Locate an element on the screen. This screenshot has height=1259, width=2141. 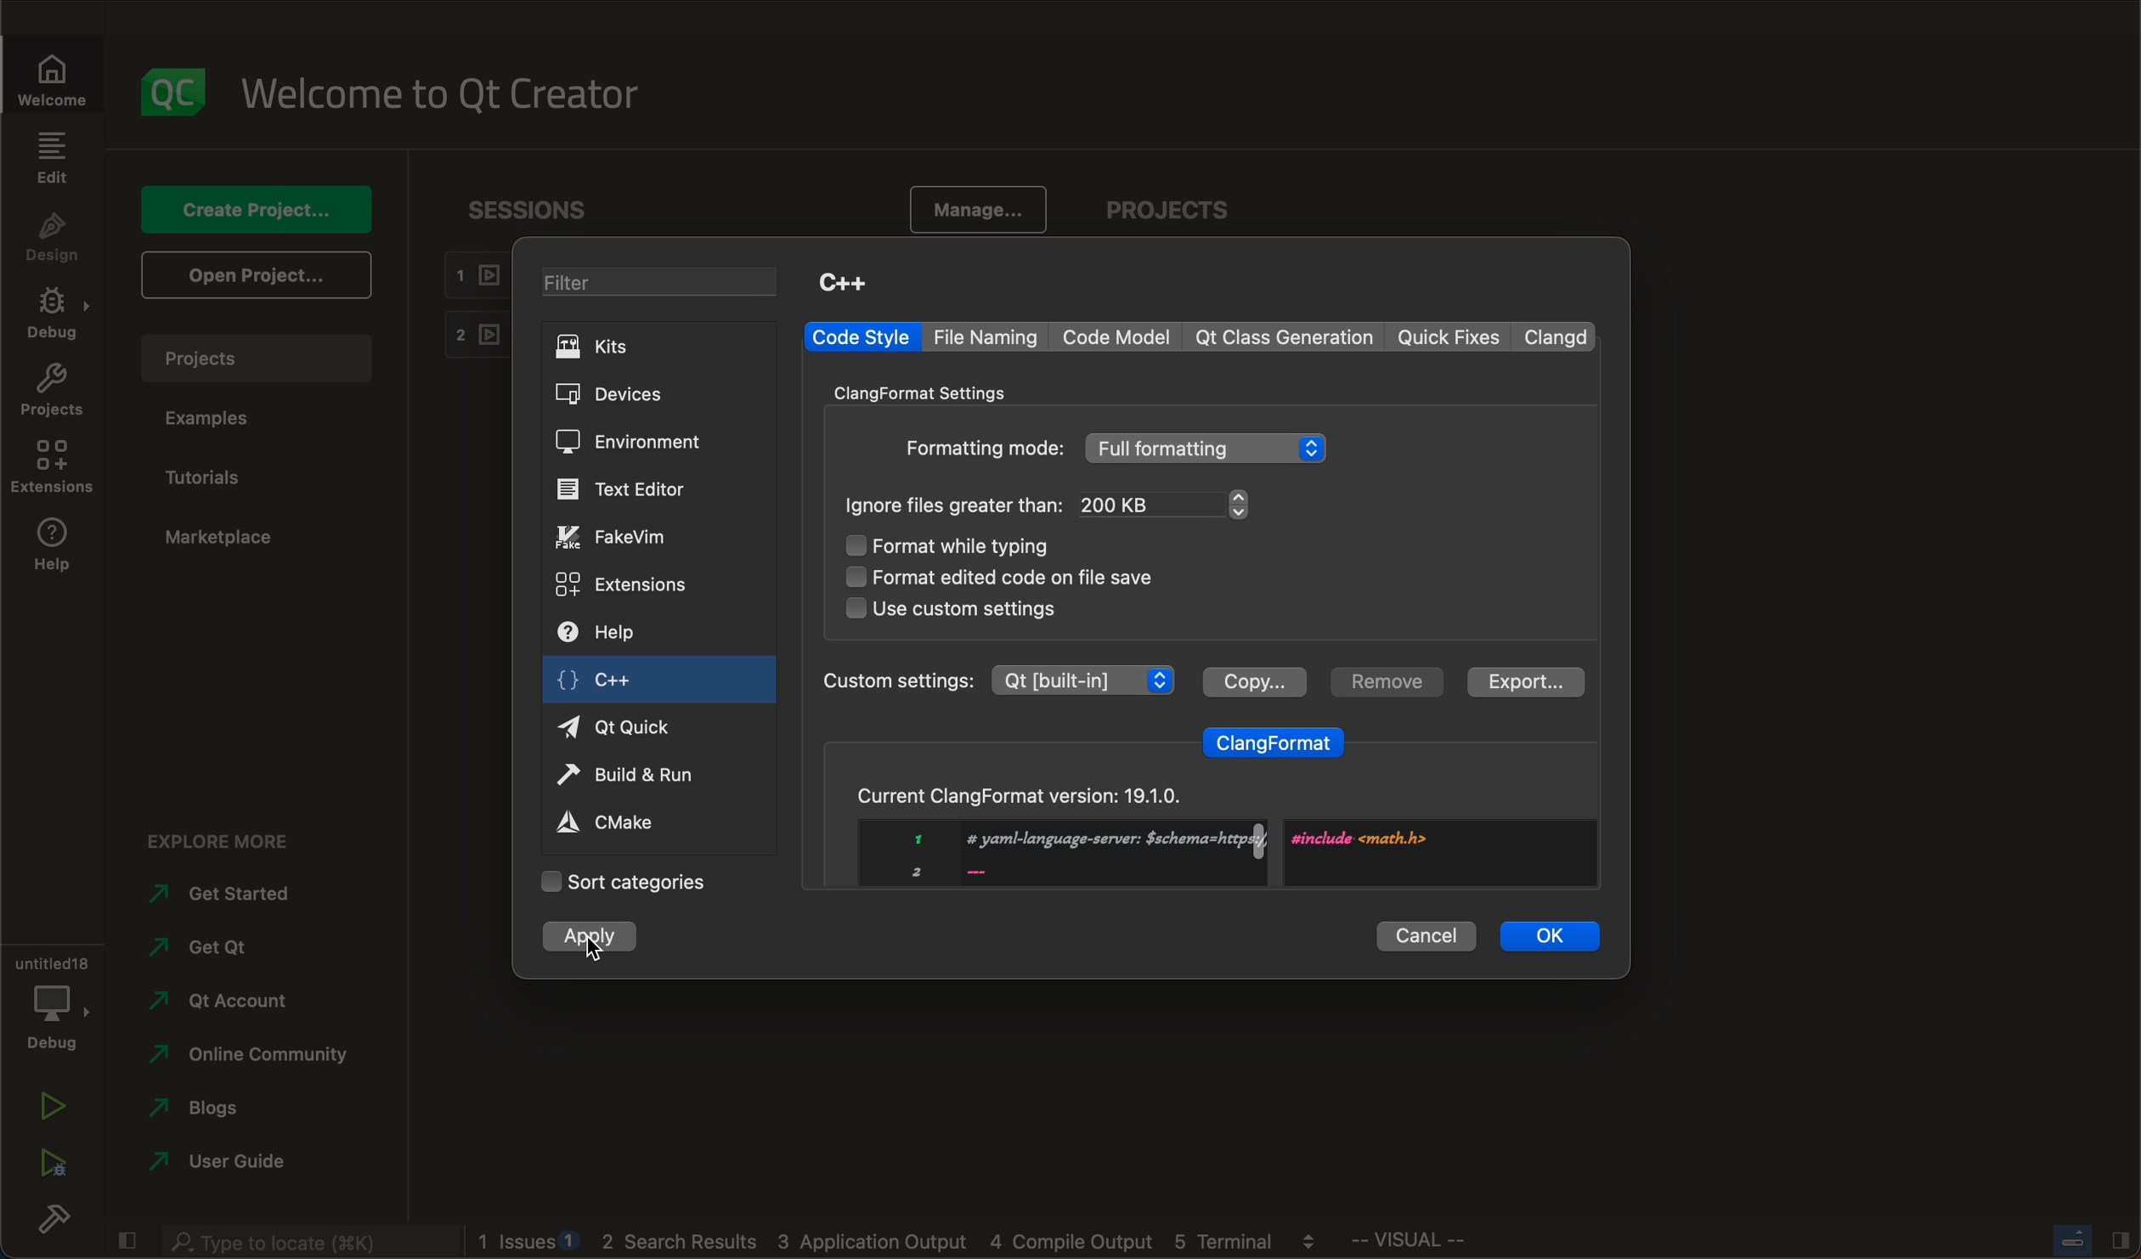
extensions is located at coordinates (625, 583).